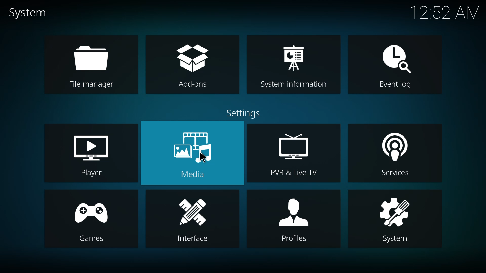 This screenshot has height=273, width=486. I want to click on system, so click(30, 13).